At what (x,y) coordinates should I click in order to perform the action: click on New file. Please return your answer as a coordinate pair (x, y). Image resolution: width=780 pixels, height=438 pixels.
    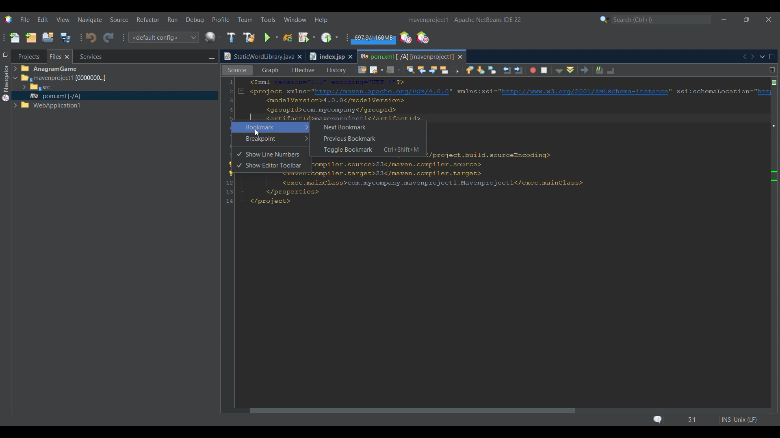
    Looking at the image, I should click on (14, 38).